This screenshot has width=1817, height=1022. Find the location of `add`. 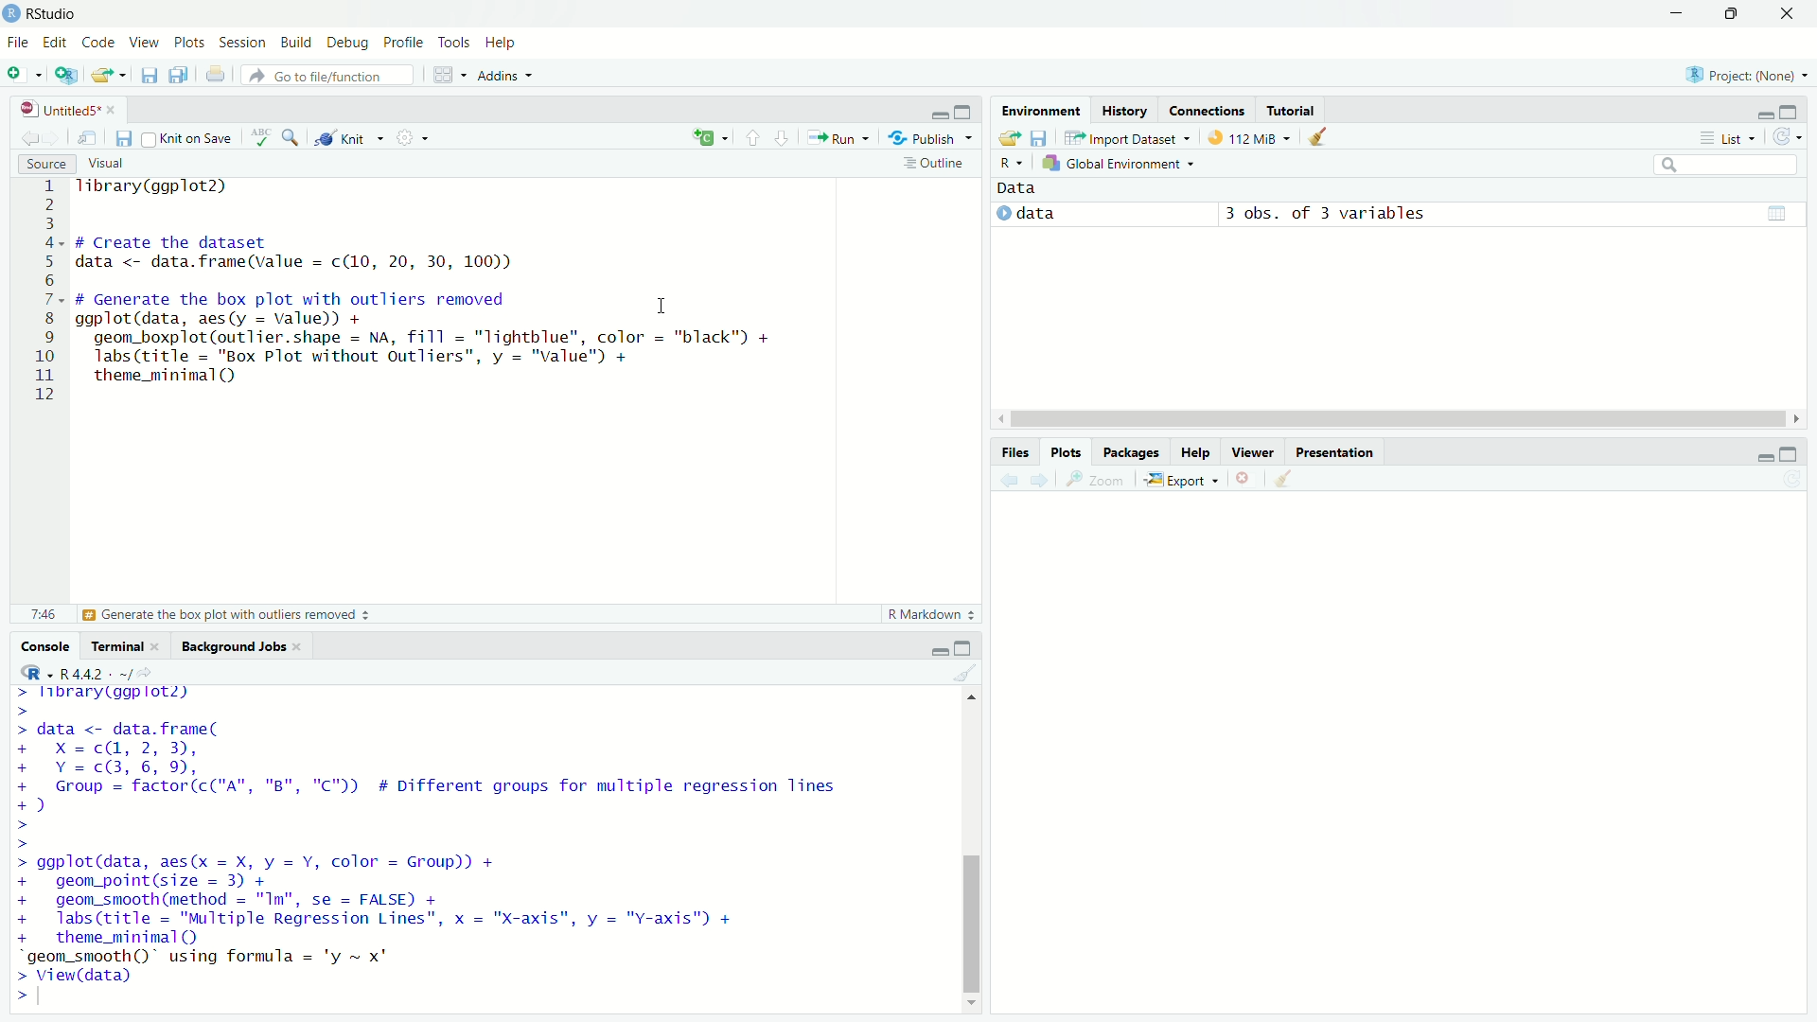

add is located at coordinates (66, 79).